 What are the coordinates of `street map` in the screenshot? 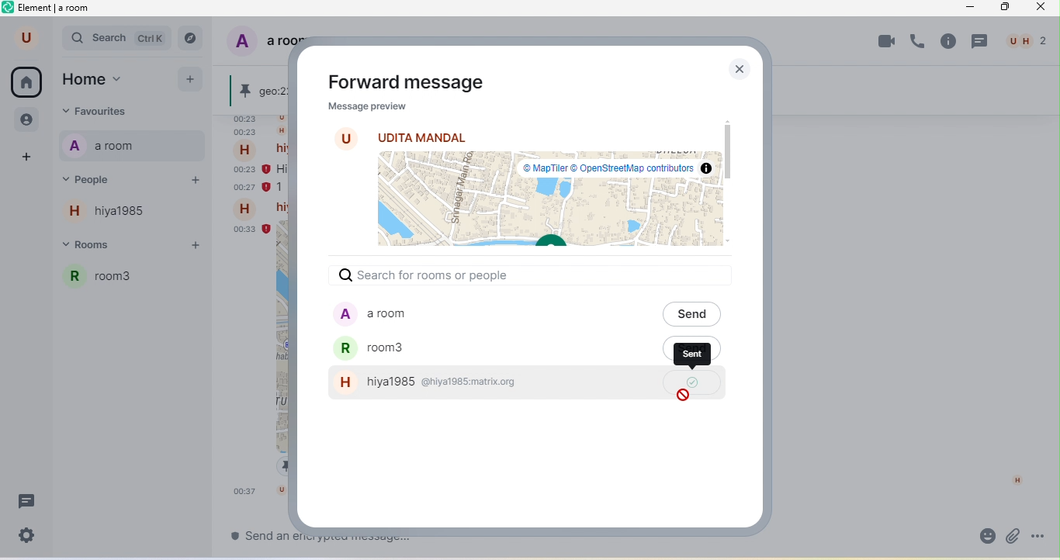 It's located at (547, 202).